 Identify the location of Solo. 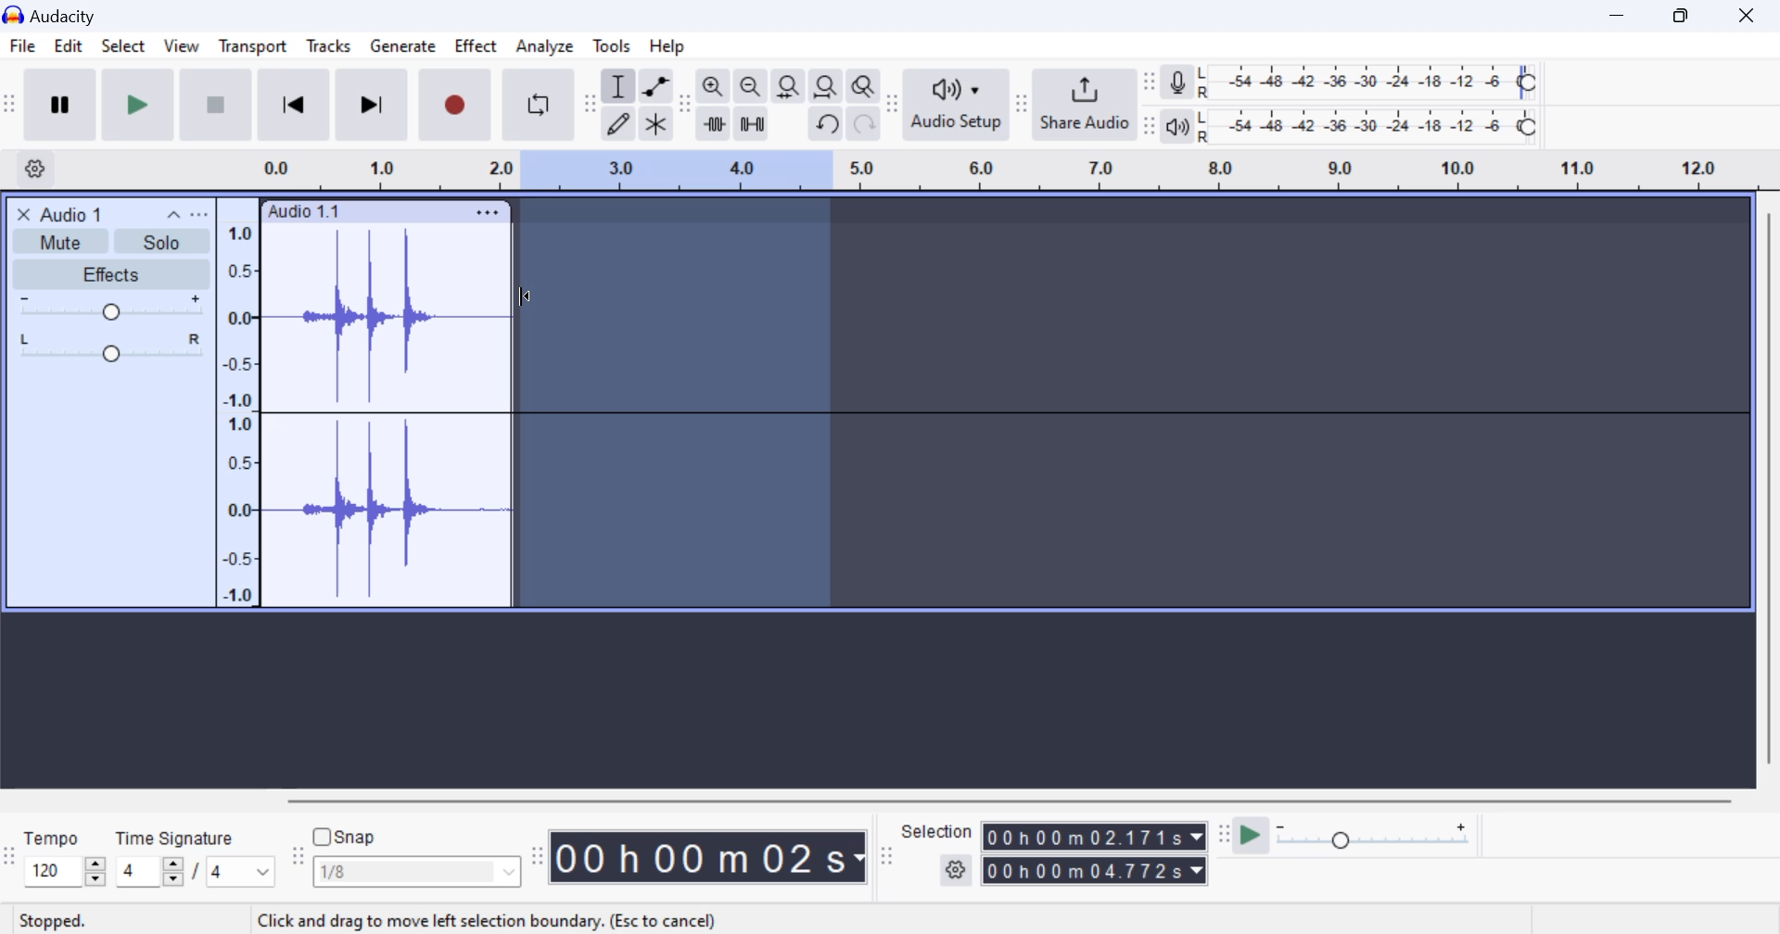
(163, 242).